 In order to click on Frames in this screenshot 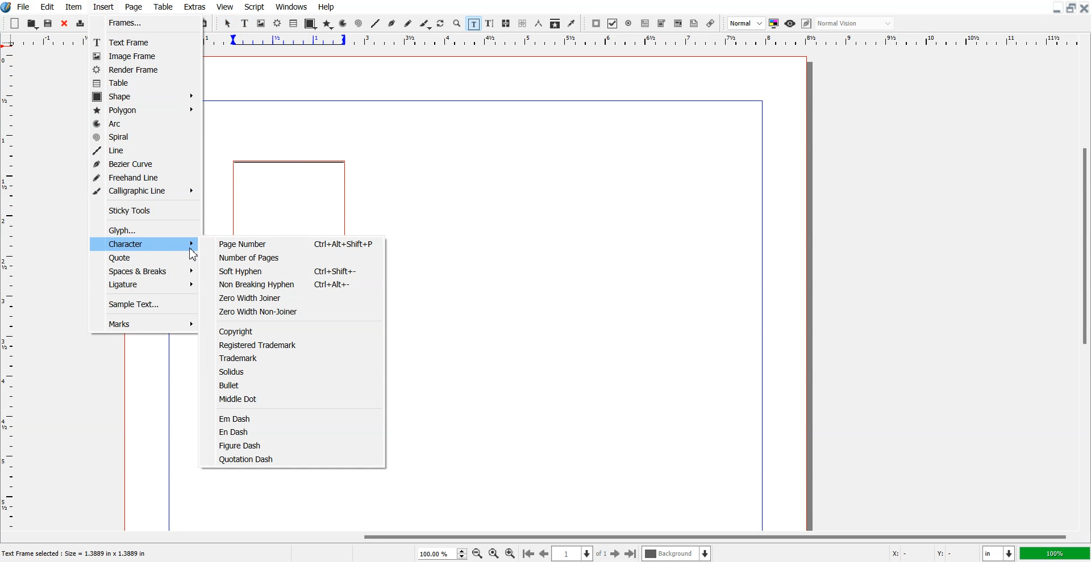, I will do `click(140, 23)`.